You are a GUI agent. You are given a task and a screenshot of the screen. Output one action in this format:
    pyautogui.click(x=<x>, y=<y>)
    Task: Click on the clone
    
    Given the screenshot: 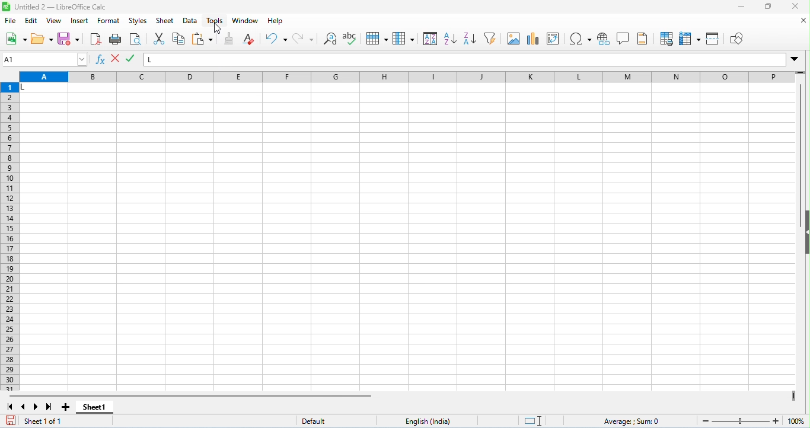 What is the action you would take?
    pyautogui.click(x=230, y=38)
    